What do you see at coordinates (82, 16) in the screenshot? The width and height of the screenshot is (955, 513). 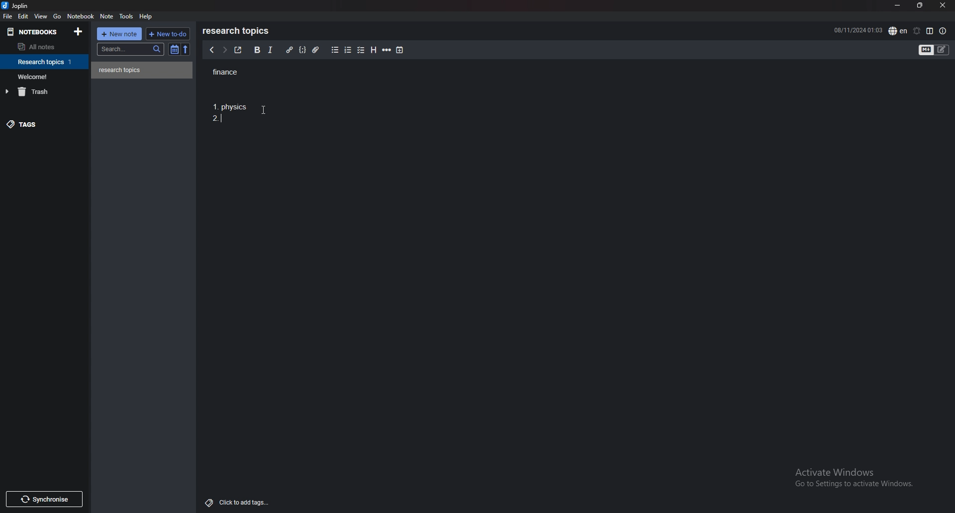 I see `notebook` at bounding box center [82, 16].